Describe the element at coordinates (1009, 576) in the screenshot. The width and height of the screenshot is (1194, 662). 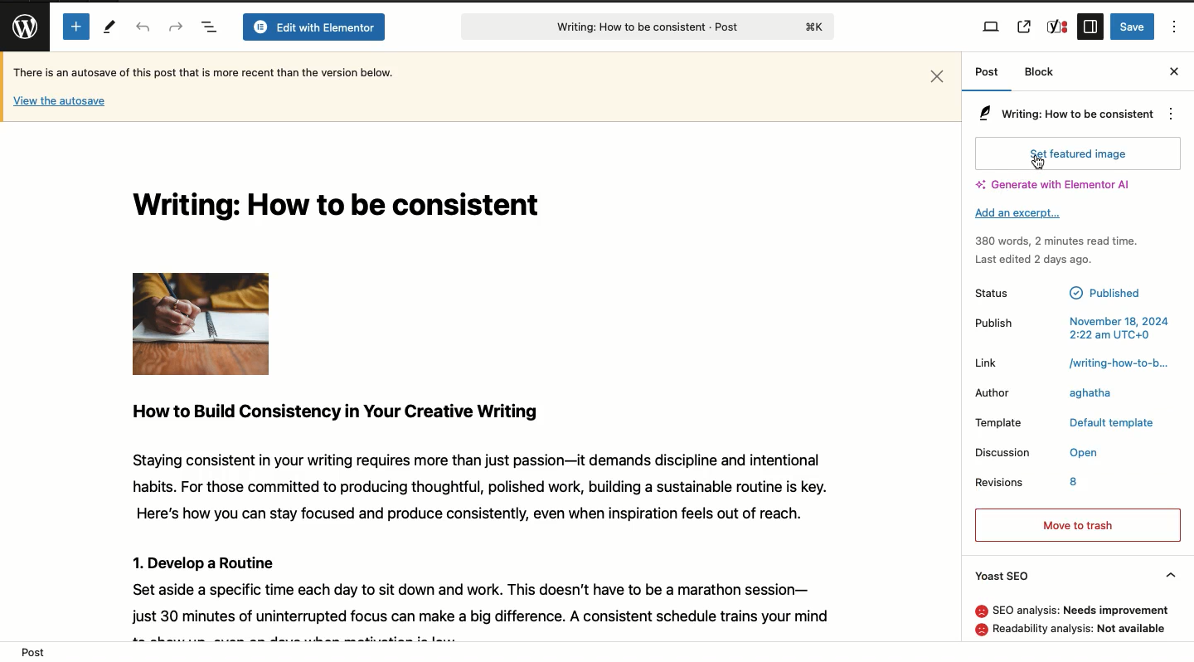
I see `Yoast SEO` at that location.